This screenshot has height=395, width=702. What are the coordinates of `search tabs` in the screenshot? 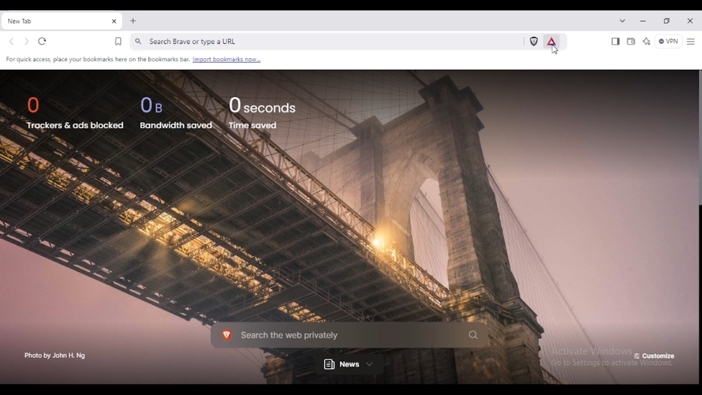 It's located at (622, 20).